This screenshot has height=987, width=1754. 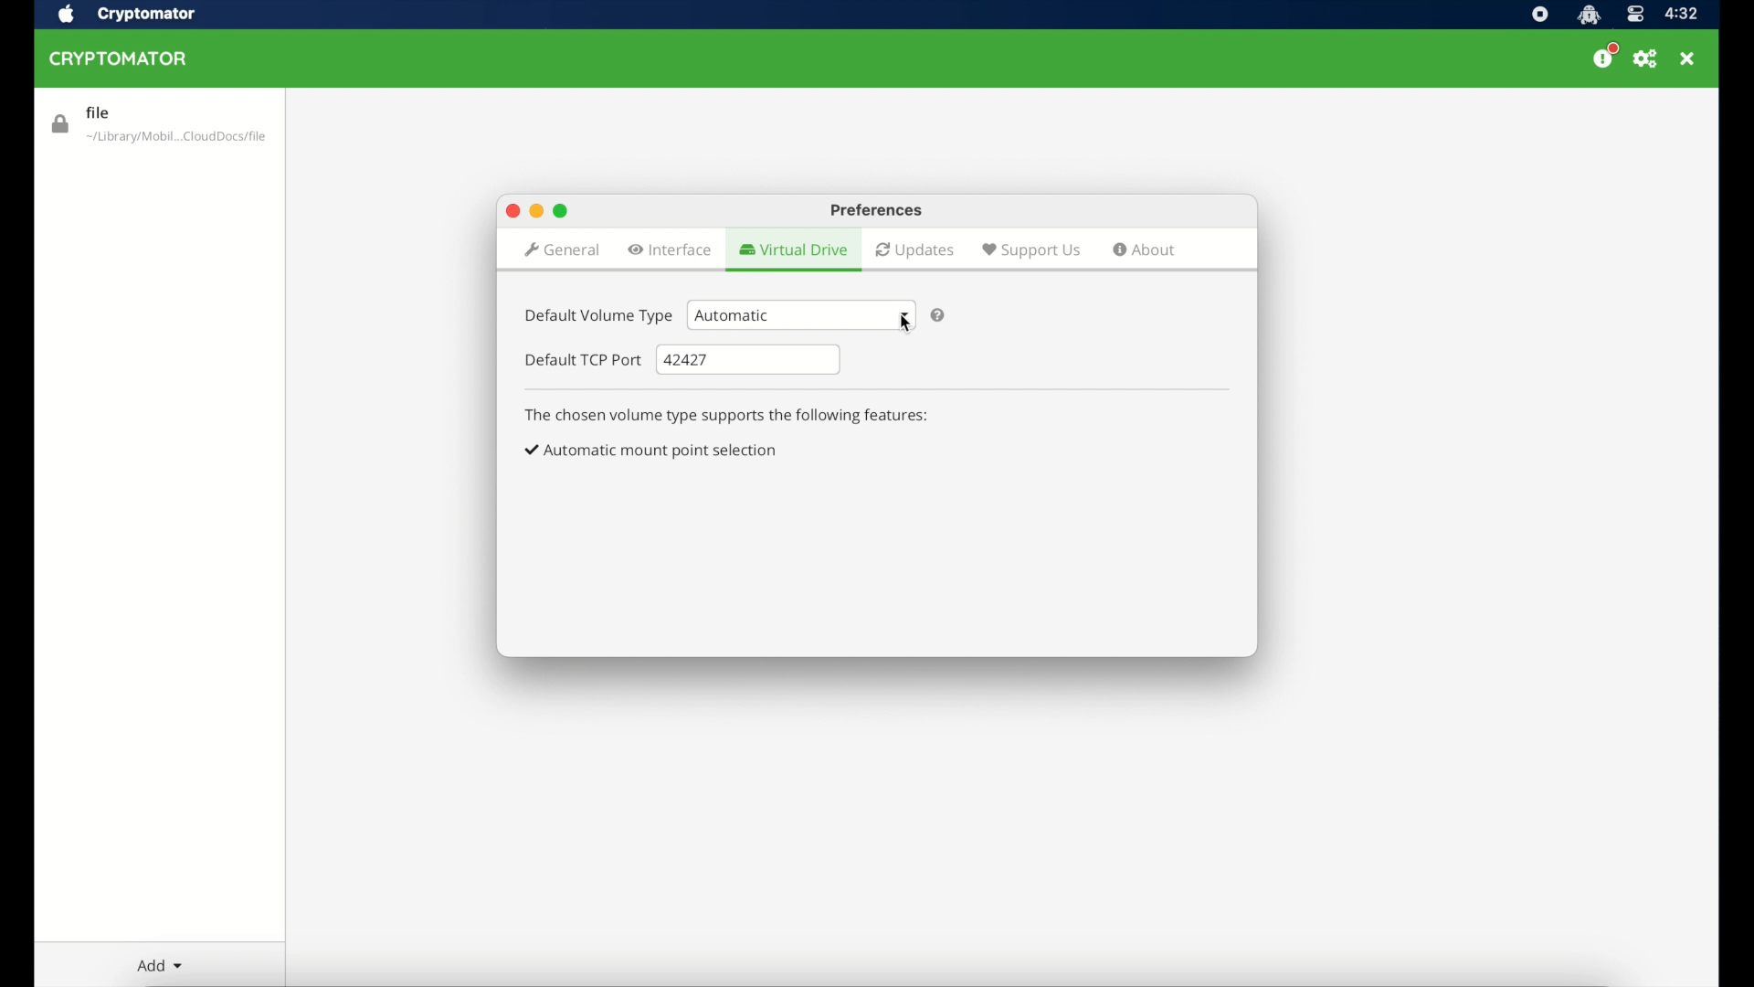 I want to click on close, so click(x=1687, y=59).